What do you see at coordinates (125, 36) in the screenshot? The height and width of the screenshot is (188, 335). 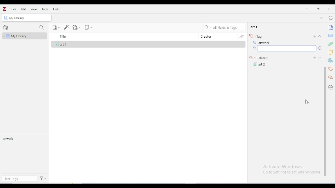 I see `title` at bounding box center [125, 36].